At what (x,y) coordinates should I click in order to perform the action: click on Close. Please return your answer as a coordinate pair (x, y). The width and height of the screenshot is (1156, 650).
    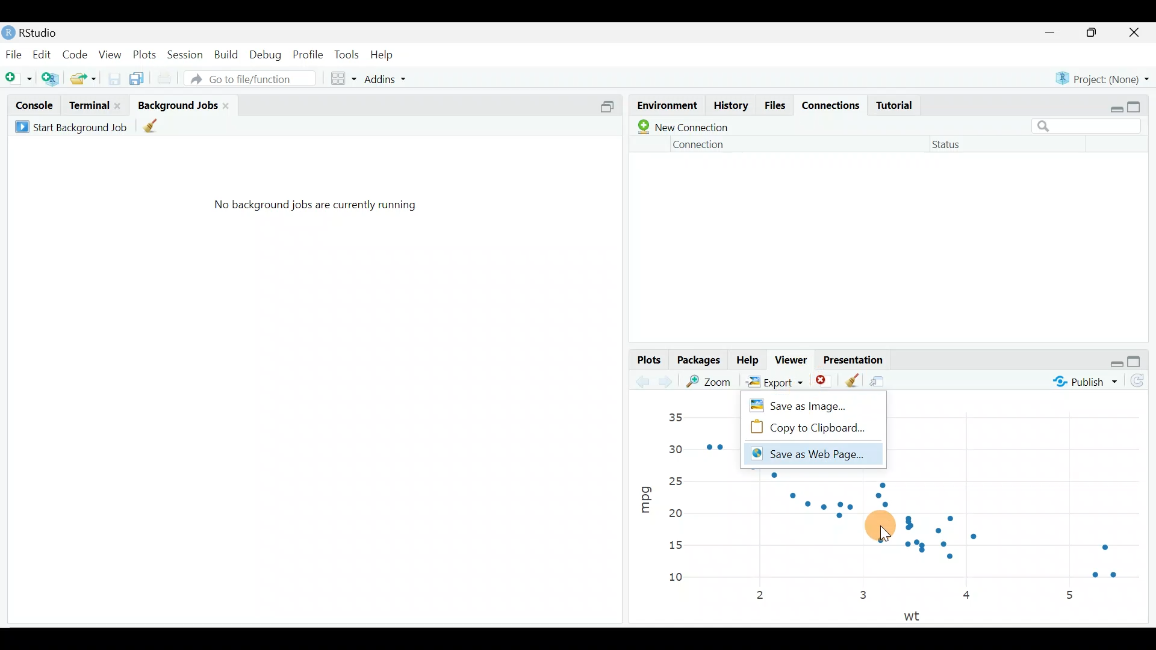
    Looking at the image, I should click on (1136, 33).